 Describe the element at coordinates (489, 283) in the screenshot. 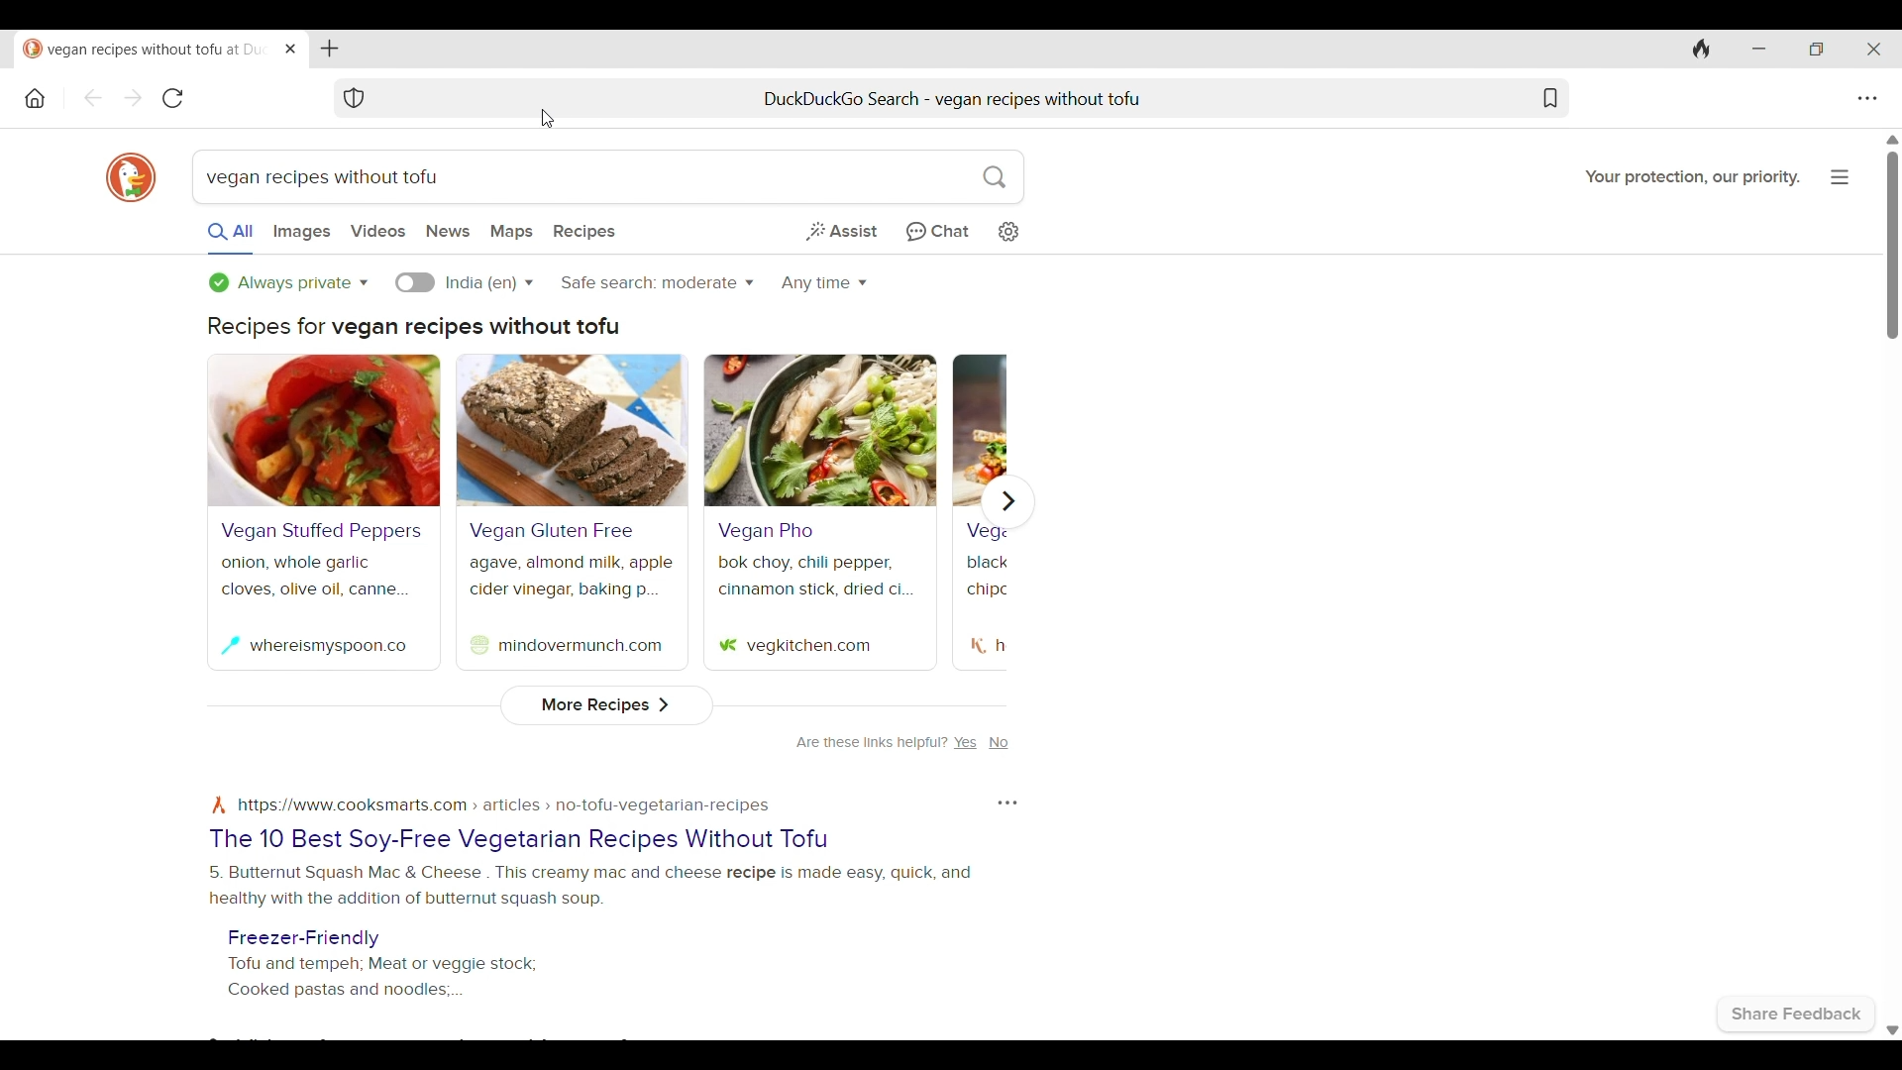

I see `Language options` at that location.